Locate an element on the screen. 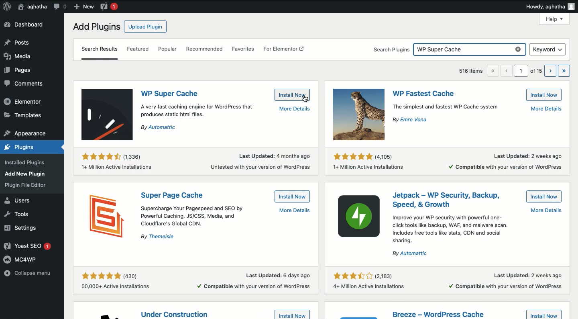 The image size is (578, 319). Plugin is located at coordinates (446, 199).